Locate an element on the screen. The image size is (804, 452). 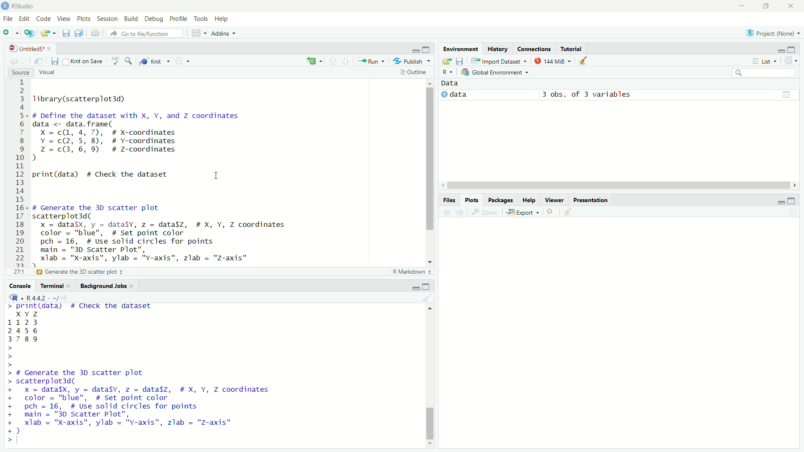
move bottom is located at coordinates (430, 444).